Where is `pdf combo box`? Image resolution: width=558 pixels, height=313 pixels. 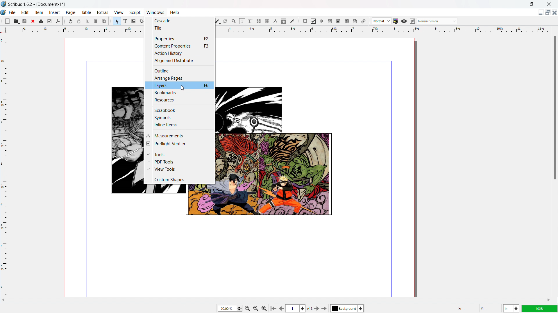 pdf combo box is located at coordinates (339, 21).